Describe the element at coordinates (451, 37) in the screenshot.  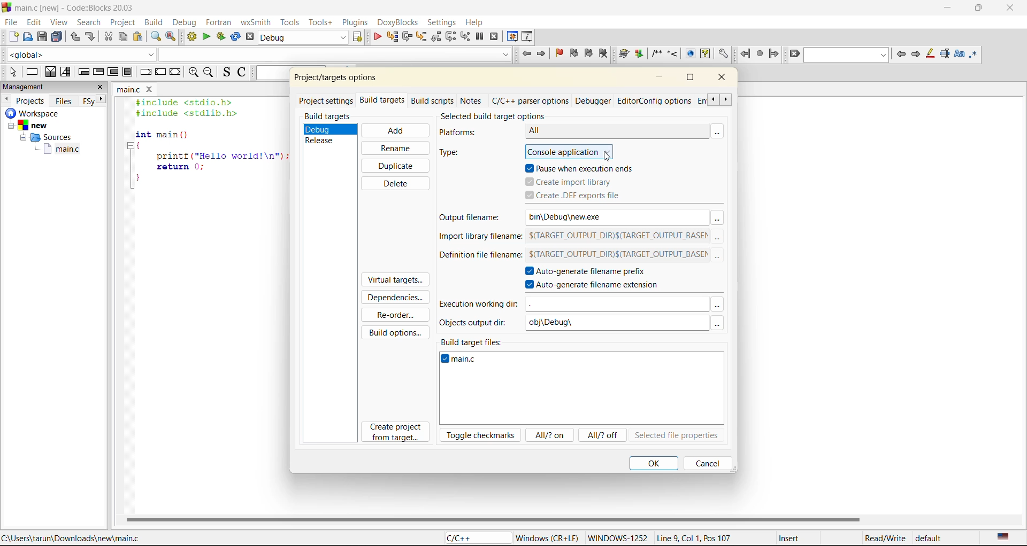
I see `next instruction` at that location.